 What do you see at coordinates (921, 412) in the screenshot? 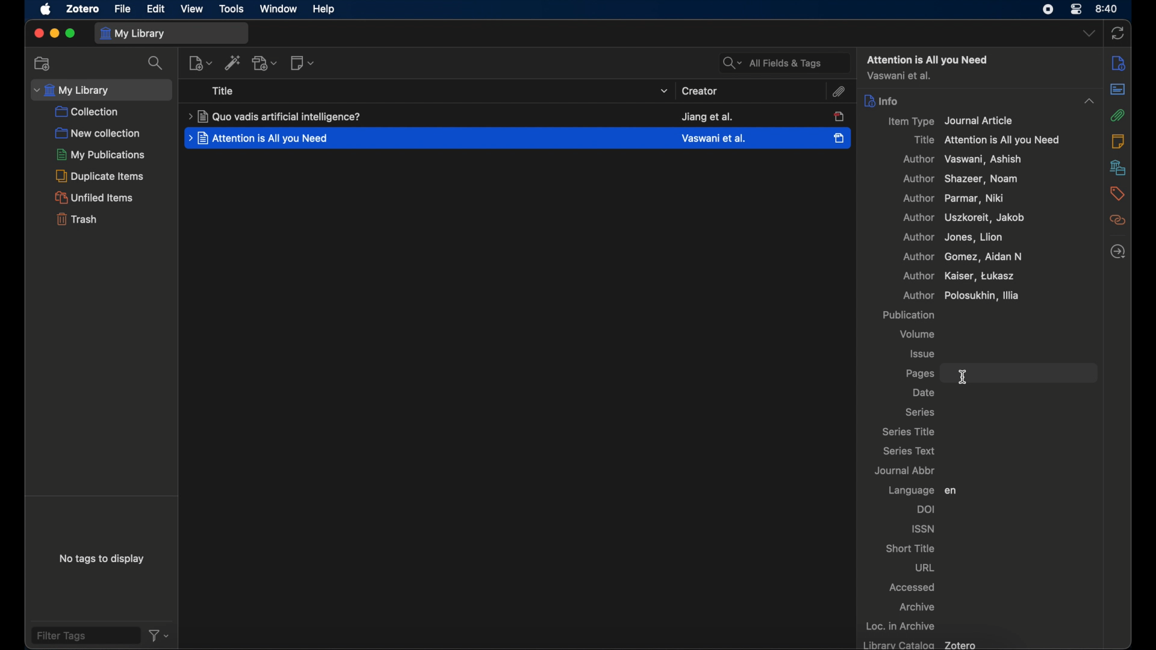
I see `series` at bounding box center [921, 412].